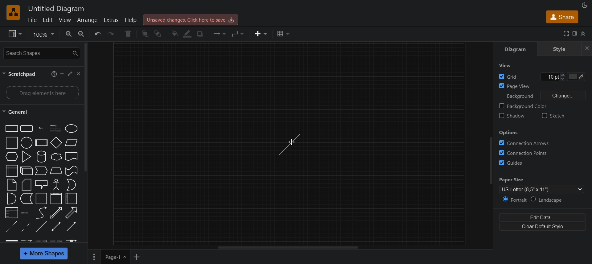 The image size is (592, 264). I want to click on Directional connector, so click(72, 227).